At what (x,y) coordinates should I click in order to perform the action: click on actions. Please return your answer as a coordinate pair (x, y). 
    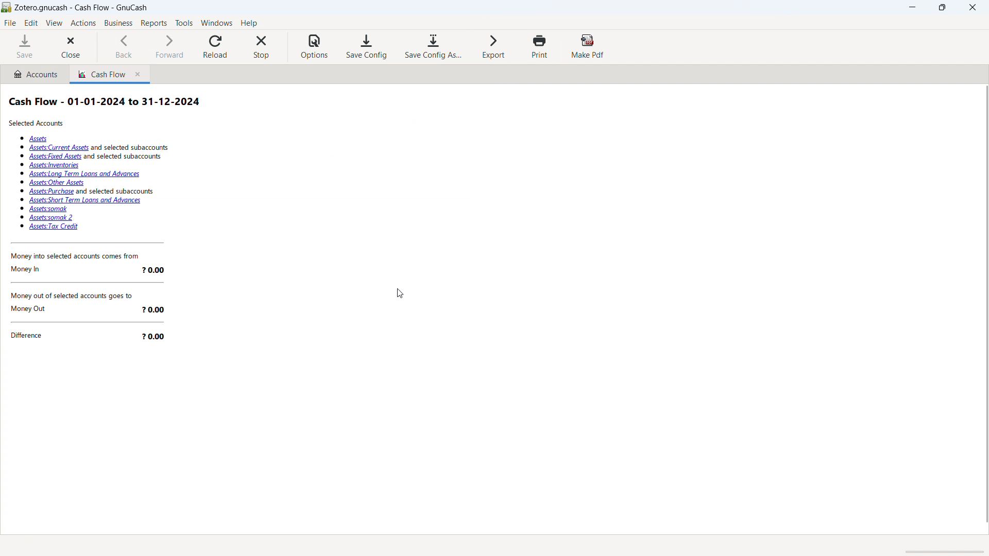
    Looking at the image, I should click on (83, 23).